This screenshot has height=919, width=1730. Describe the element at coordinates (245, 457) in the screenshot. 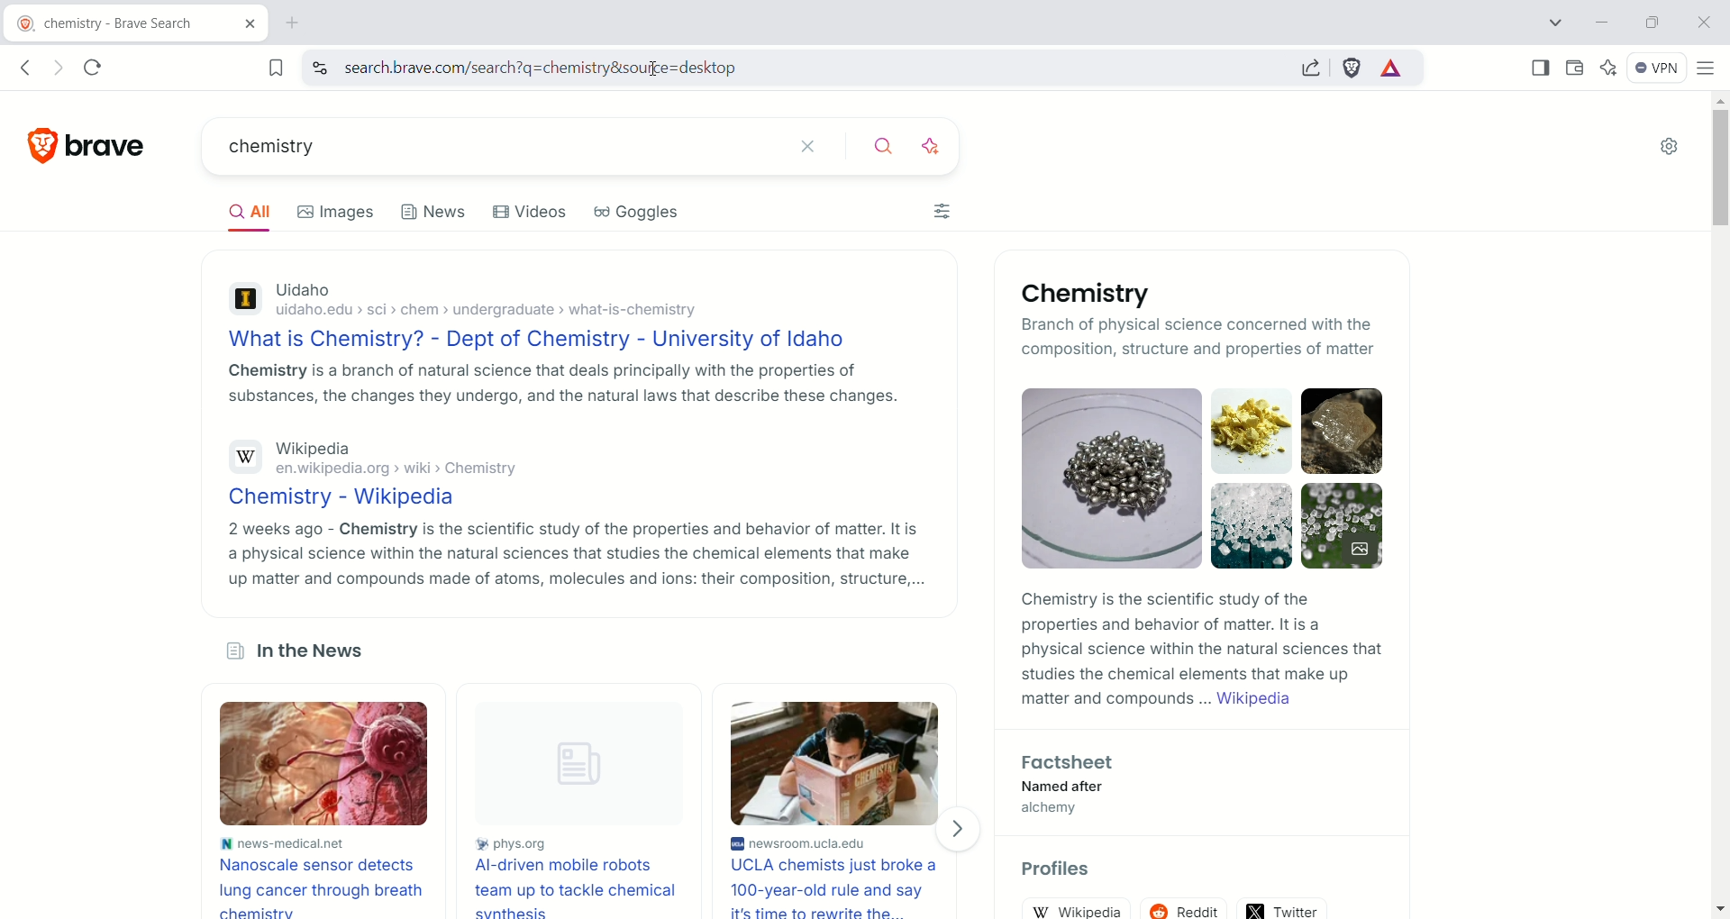

I see `Wikipedia logo` at that location.